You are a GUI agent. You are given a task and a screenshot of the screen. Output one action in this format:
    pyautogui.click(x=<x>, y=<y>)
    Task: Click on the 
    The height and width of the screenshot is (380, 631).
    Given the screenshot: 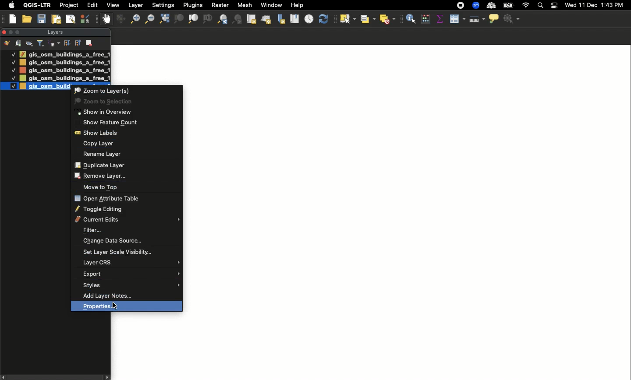 What is the action you would take?
    pyautogui.click(x=336, y=19)
    